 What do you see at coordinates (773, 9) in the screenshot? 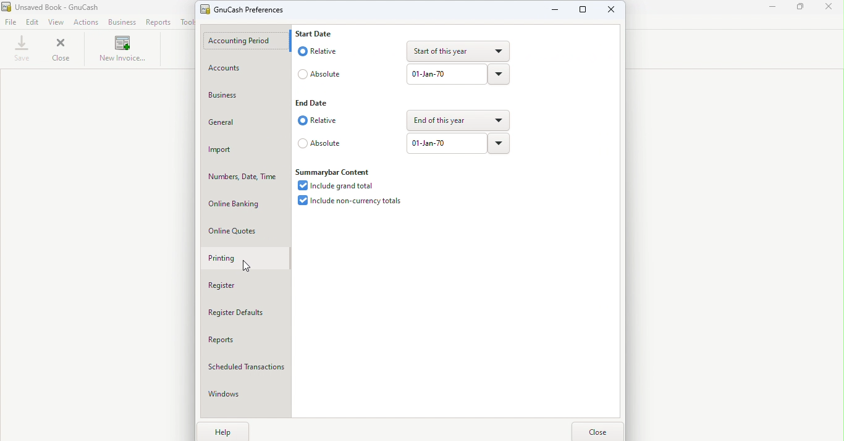
I see `Minimize` at bounding box center [773, 9].